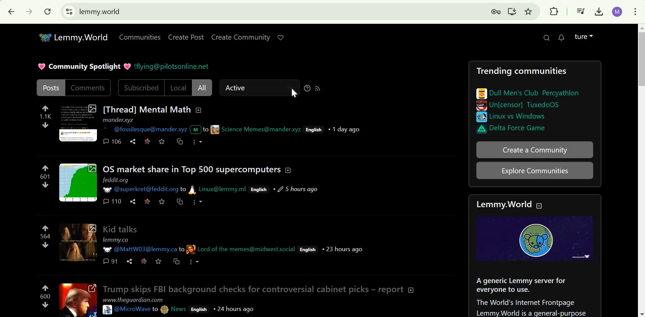 This screenshot has width=645, height=317. Describe the element at coordinates (641, 171) in the screenshot. I see `Scrollbar` at that location.